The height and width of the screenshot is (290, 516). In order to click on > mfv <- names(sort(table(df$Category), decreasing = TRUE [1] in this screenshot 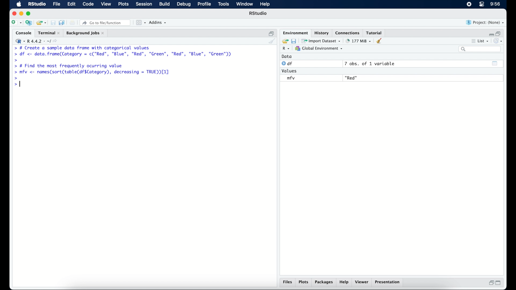, I will do `click(92, 72)`.